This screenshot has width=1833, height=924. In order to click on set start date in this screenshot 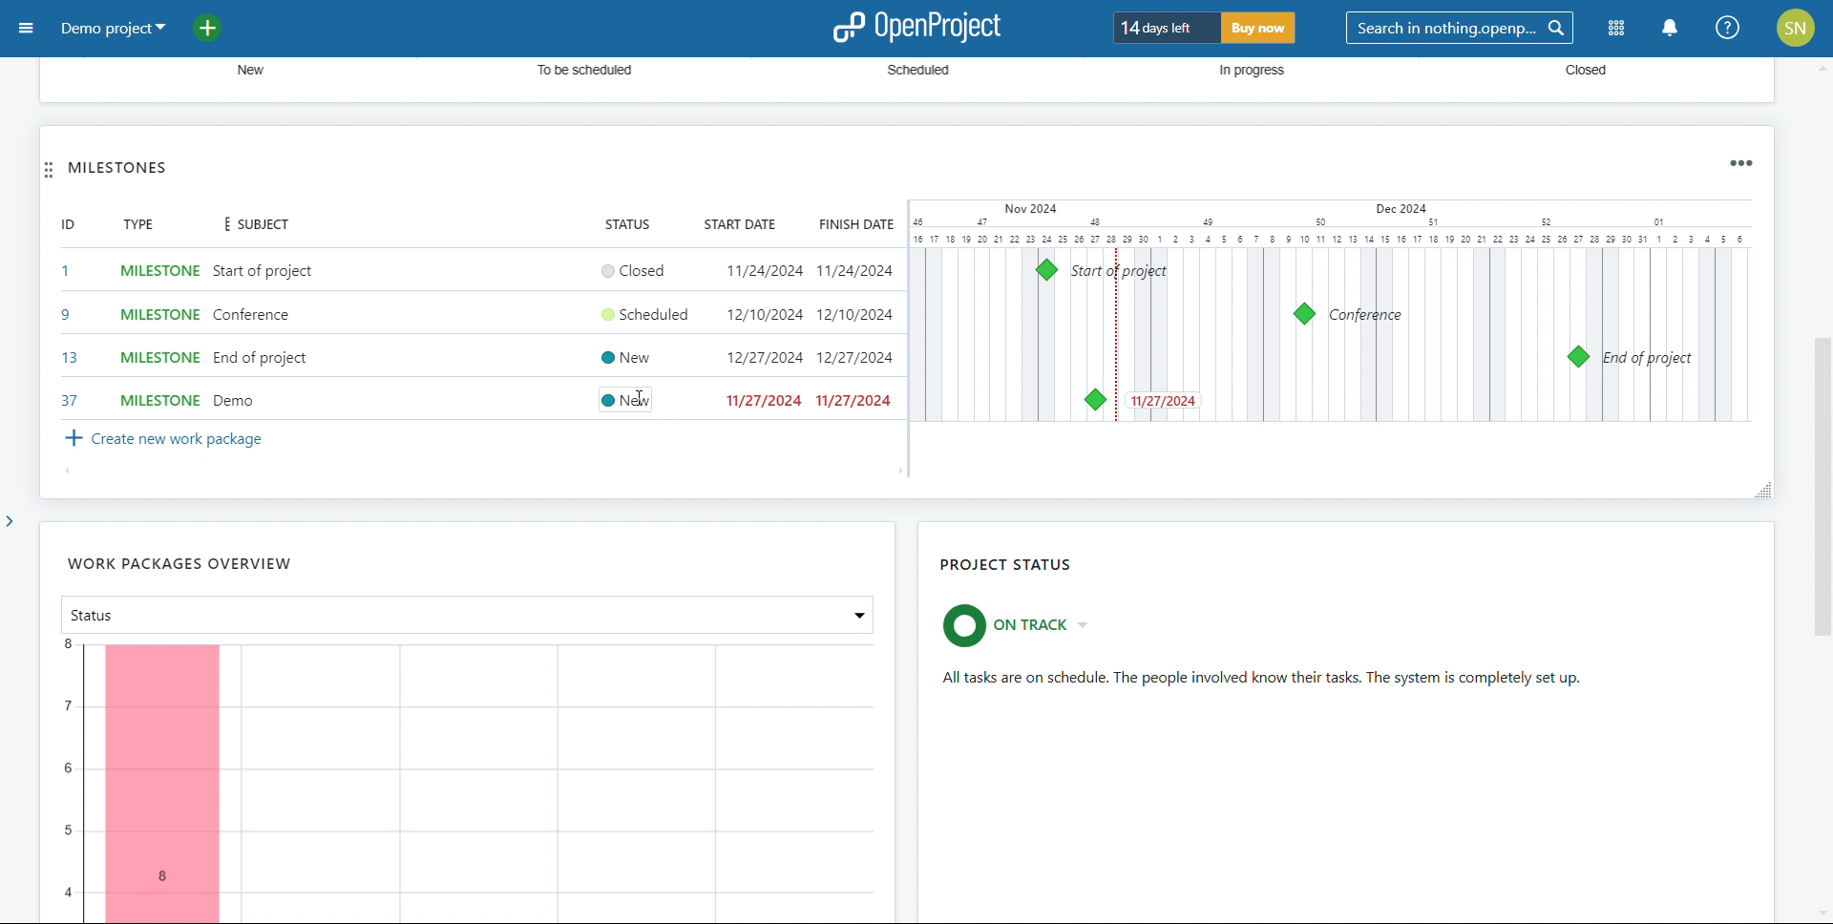, I will do `click(764, 336)`.